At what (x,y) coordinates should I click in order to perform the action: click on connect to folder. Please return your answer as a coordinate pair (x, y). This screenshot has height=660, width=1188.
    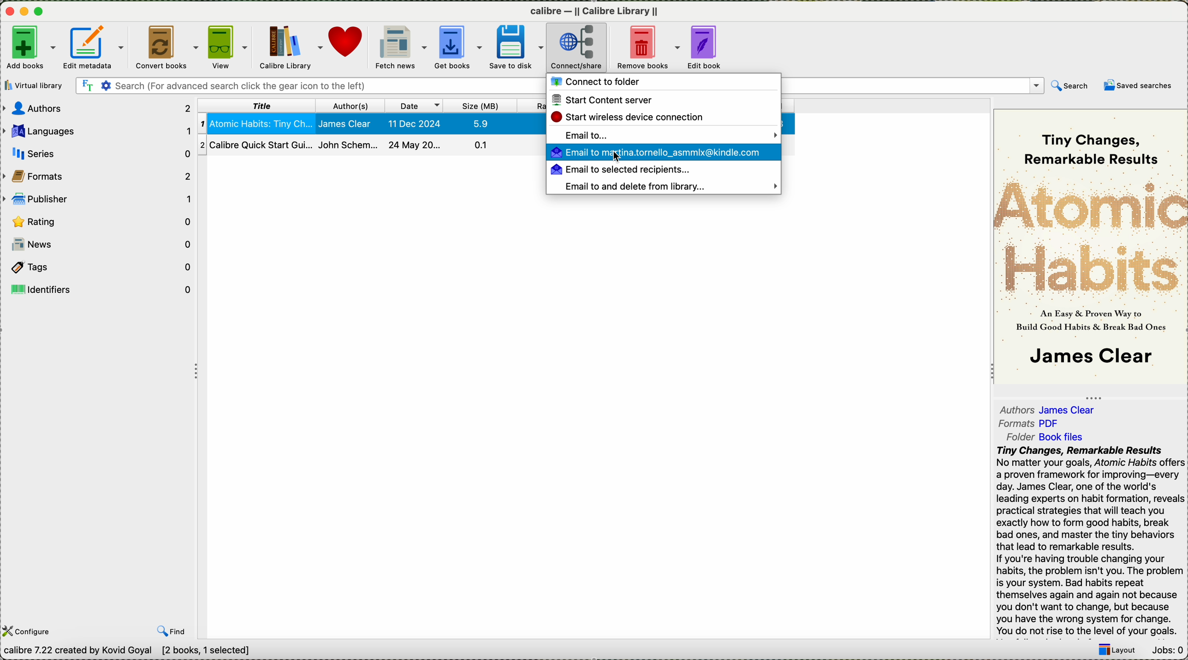
    Looking at the image, I should click on (598, 82).